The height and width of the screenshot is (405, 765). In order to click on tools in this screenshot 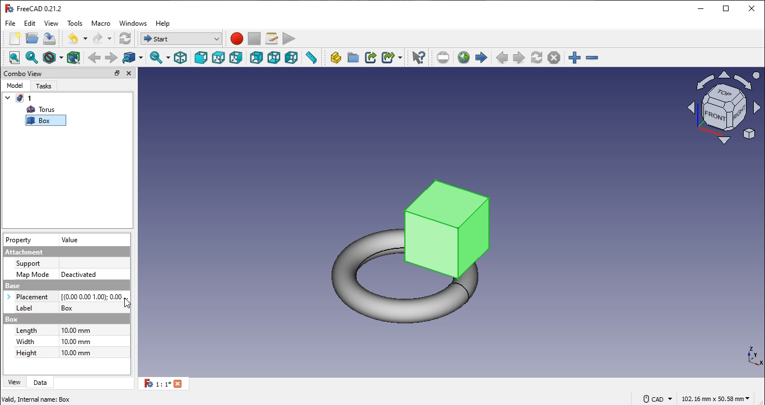, I will do `click(74, 22)`.